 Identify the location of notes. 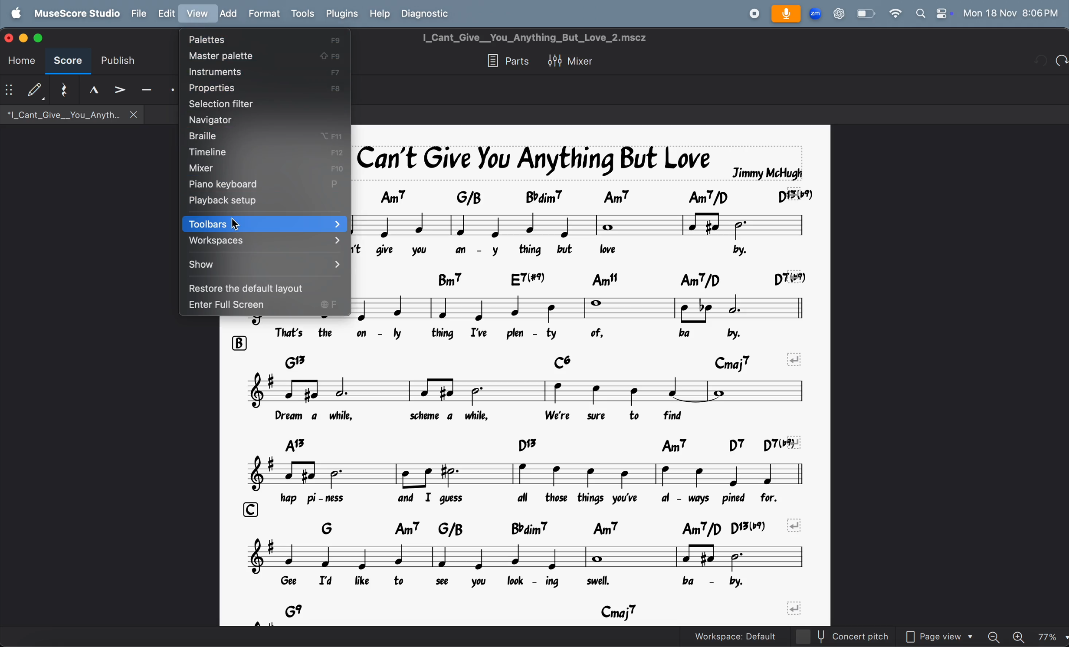
(529, 474).